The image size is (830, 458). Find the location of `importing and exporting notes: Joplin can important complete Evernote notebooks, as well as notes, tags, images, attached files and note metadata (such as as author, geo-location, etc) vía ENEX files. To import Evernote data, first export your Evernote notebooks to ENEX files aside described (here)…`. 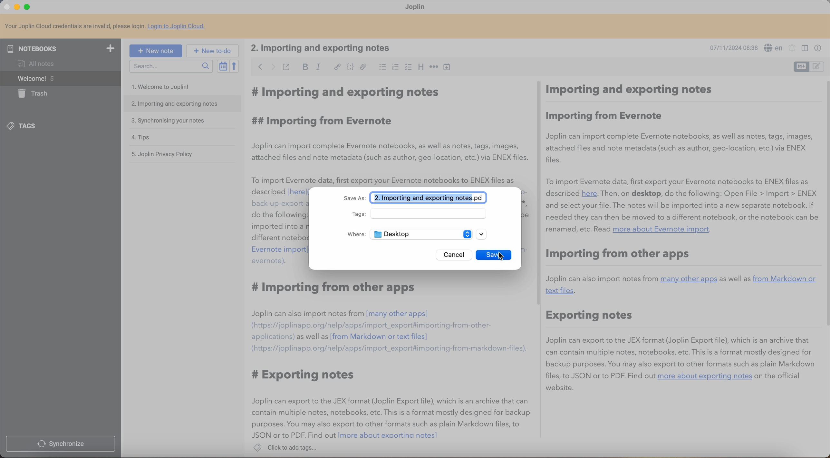

importing and exporting notes: Joplin can important complete Evernote notebooks, as well as notes, tags, images, attached files and note metadata (such as as author, geo-location, etc) vía ENEX files. To import Evernote data, first export your Evernote notebooks to ENEX files aside described (here)… is located at coordinates (278, 313).